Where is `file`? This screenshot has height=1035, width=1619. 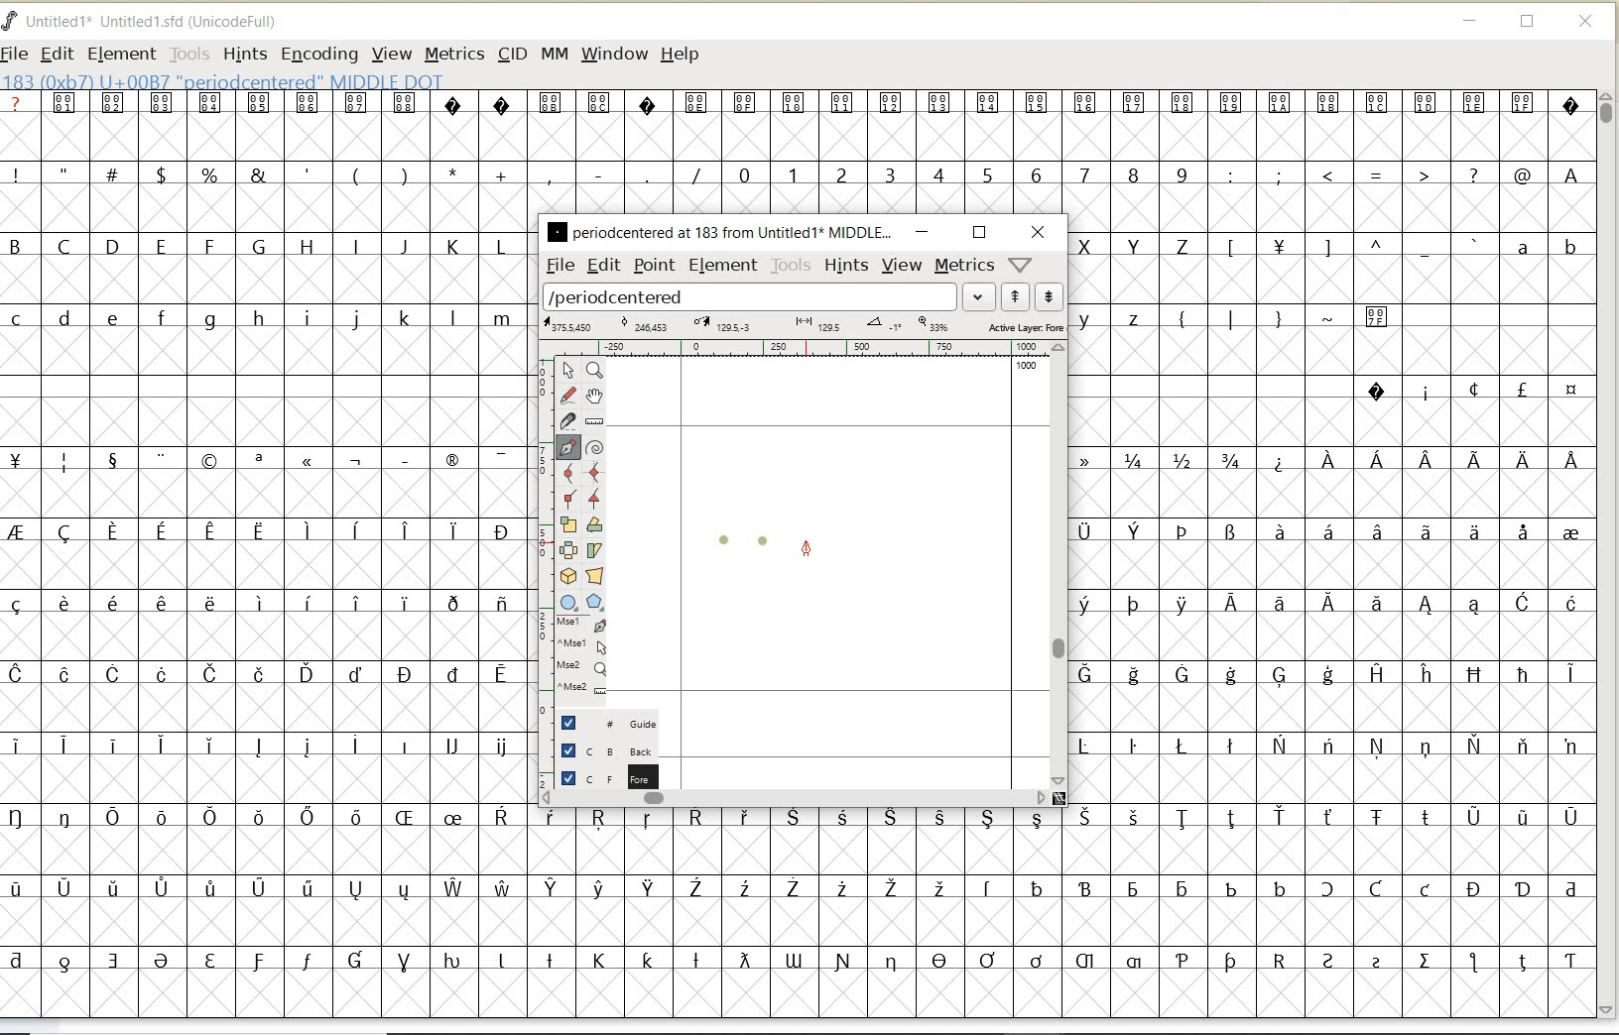
file is located at coordinates (558, 266).